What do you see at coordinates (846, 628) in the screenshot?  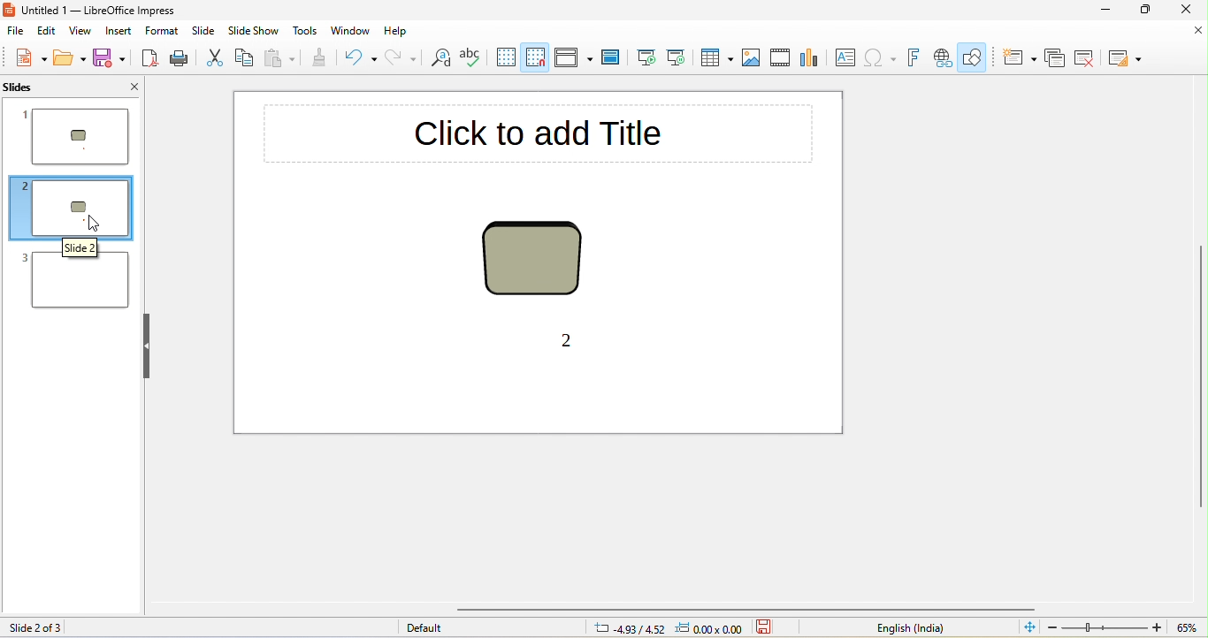 I see `text language` at bounding box center [846, 628].